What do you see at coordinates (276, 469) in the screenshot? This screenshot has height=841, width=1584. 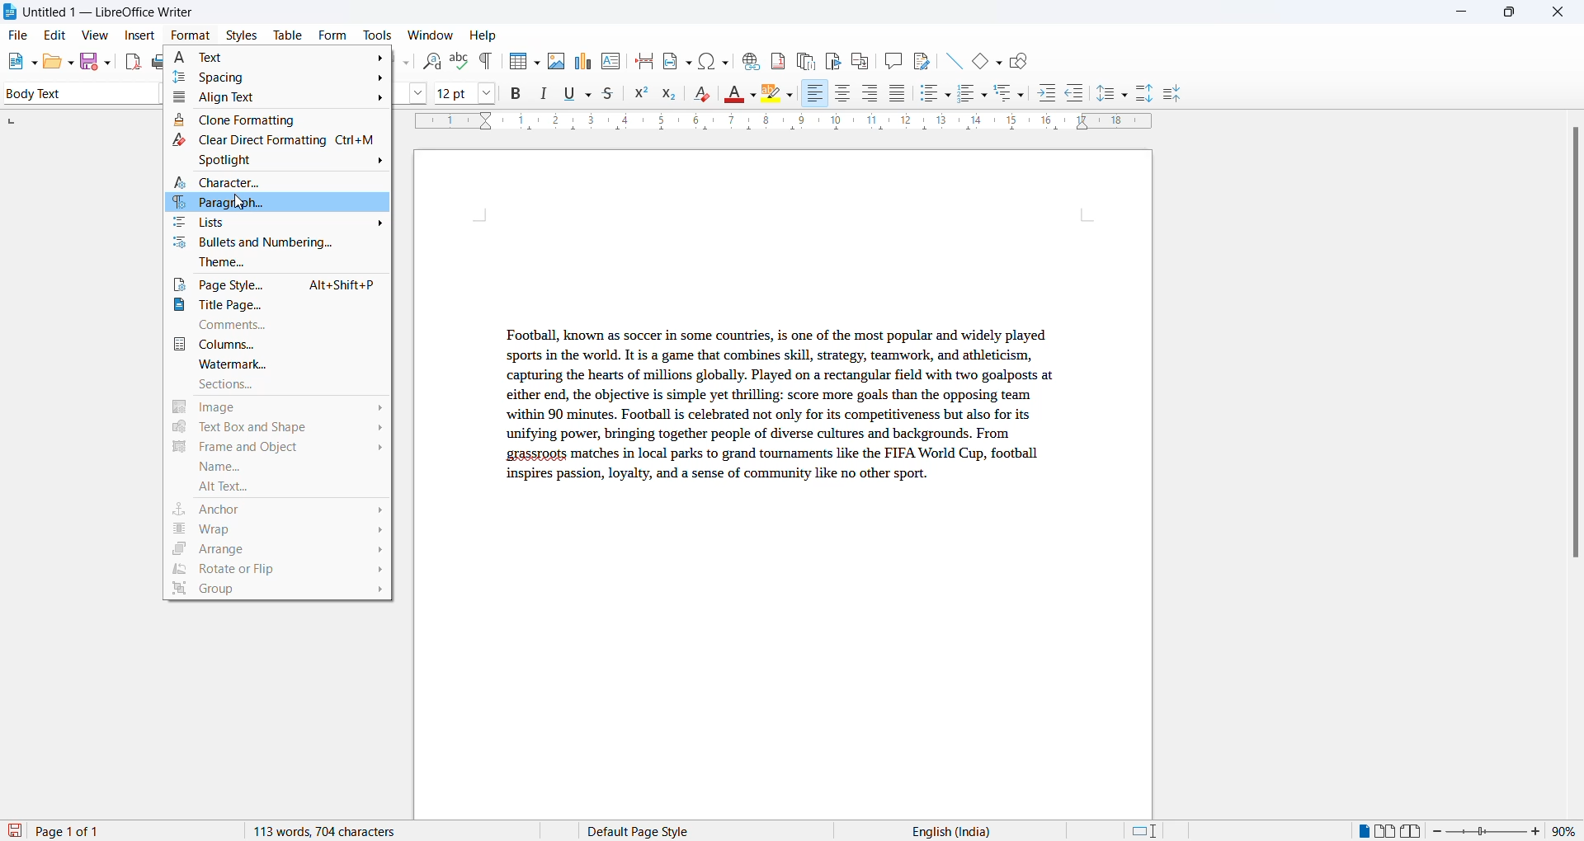 I see `name` at bounding box center [276, 469].